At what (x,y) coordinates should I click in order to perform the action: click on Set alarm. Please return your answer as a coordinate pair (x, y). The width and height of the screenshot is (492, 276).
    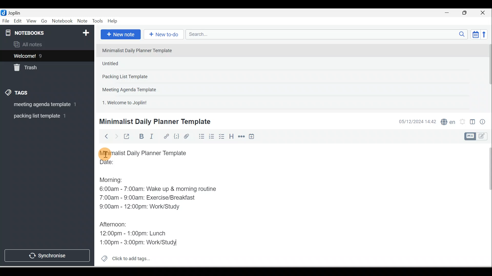
    Looking at the image, I should click on (462, 122).